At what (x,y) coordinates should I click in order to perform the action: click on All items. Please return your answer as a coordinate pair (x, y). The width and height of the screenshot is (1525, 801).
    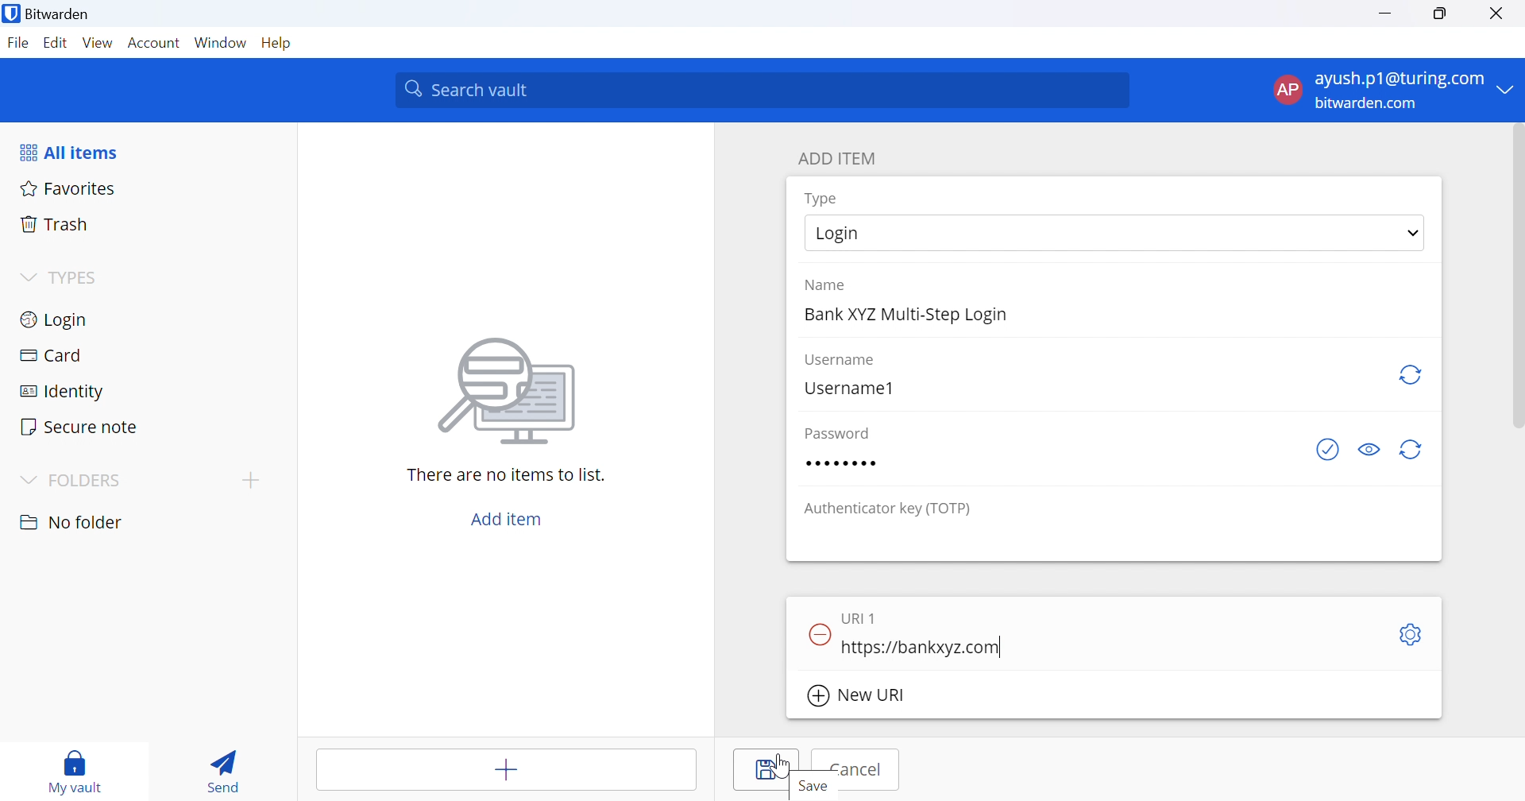
    Looking at the image, I should click on (73, 150).